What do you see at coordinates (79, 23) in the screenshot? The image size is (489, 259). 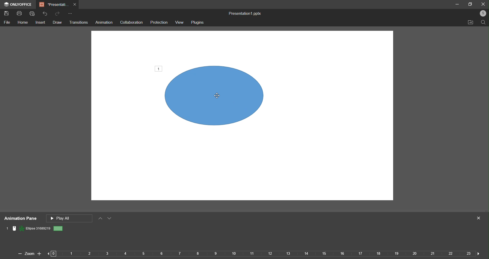 I see `transitions` at bounding box center [79, 23].